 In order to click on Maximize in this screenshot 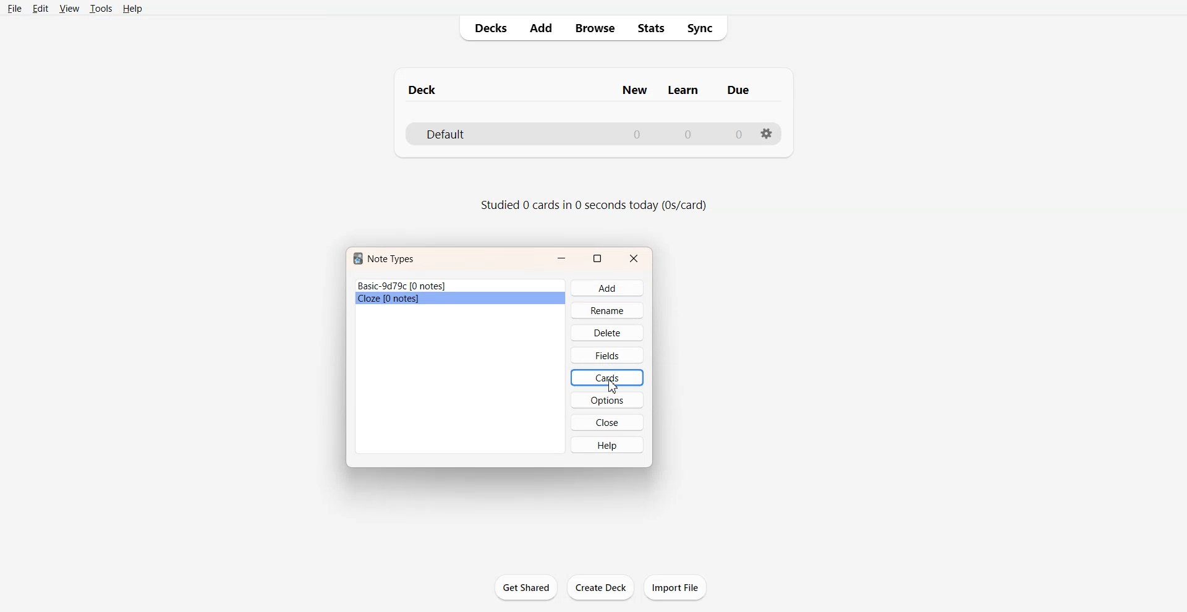, I will do `click(597, 259)`.